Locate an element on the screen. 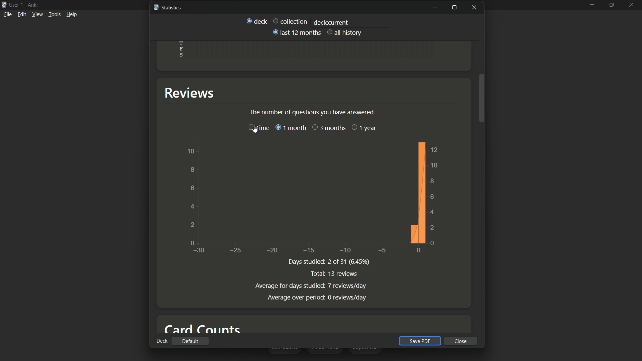 This screenshot has width=642, height=361. statistics is located at coordinates (167, 7).